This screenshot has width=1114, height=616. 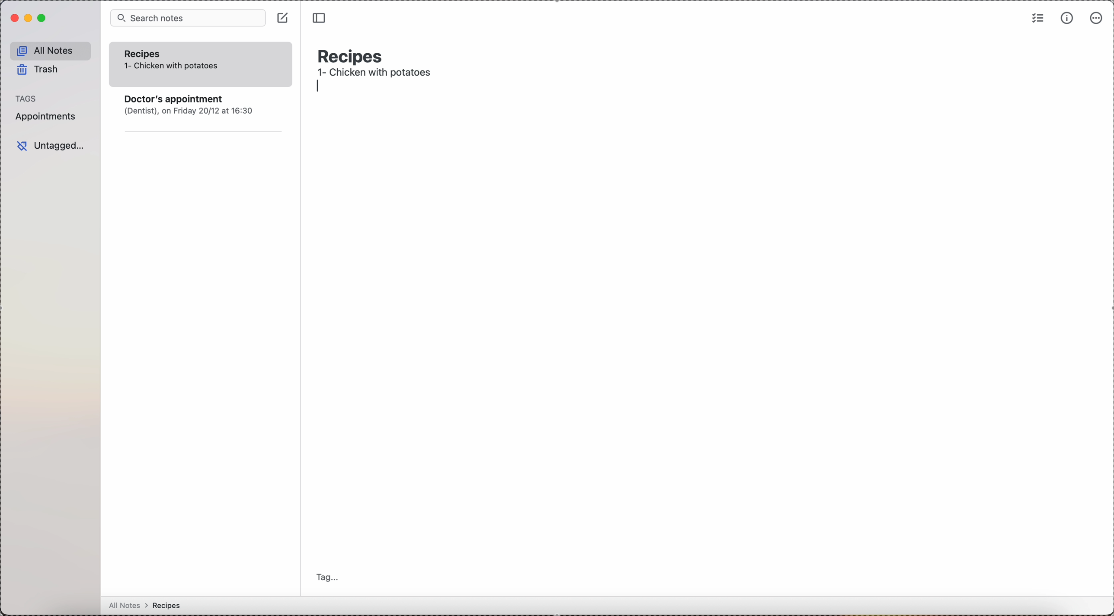 I want to click on recipes, so click(x=353, y=55).